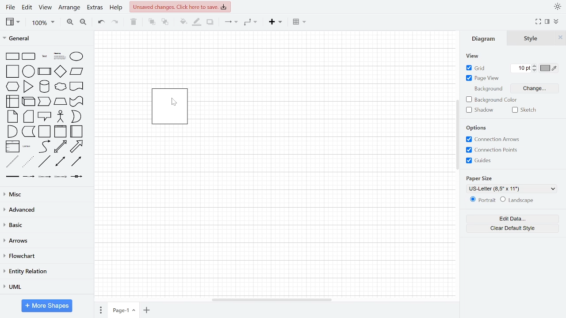 This screenshot has width=566, height=318. What do you see at coordinates (69, 22) in the screenshot?
I see `zoom in` at bounding box center [69, 22].